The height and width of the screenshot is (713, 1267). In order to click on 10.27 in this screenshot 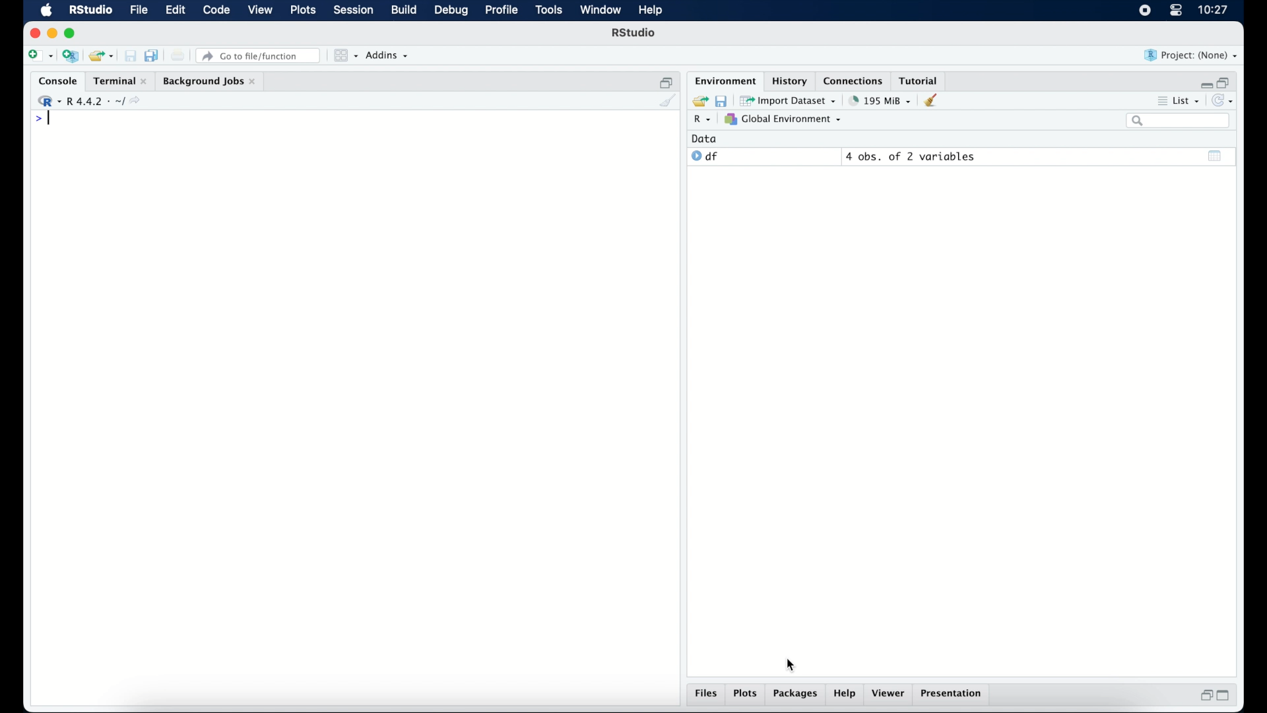, I will do `click(1213, 10)`.